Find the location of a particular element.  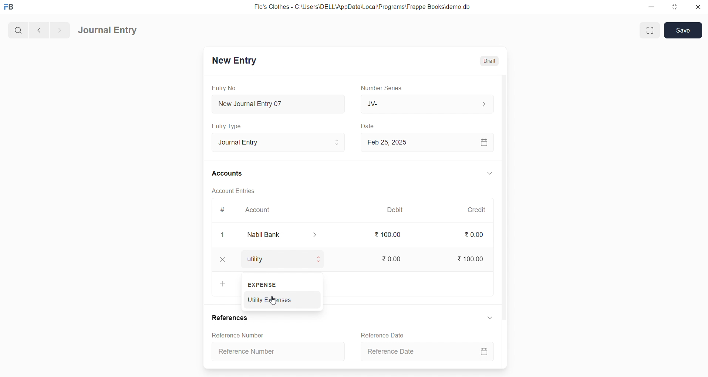

New Entry is located at coordinates (234, 60).